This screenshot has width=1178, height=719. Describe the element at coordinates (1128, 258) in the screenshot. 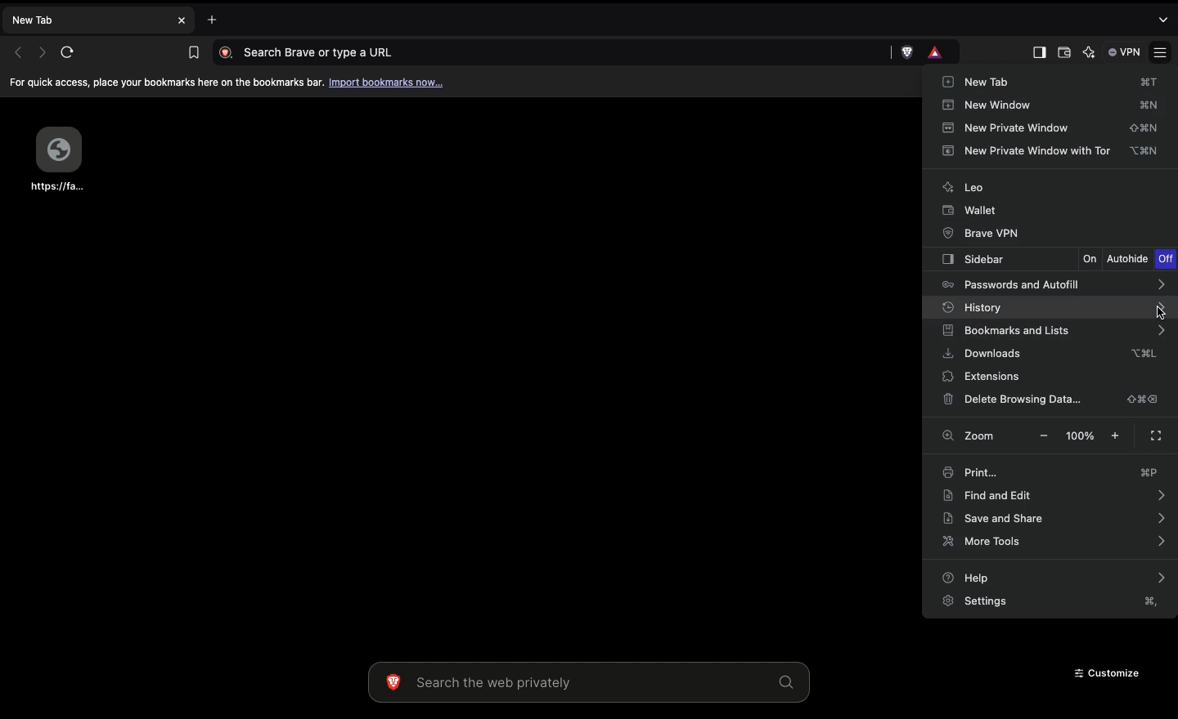

I see `Autohide` at that location.